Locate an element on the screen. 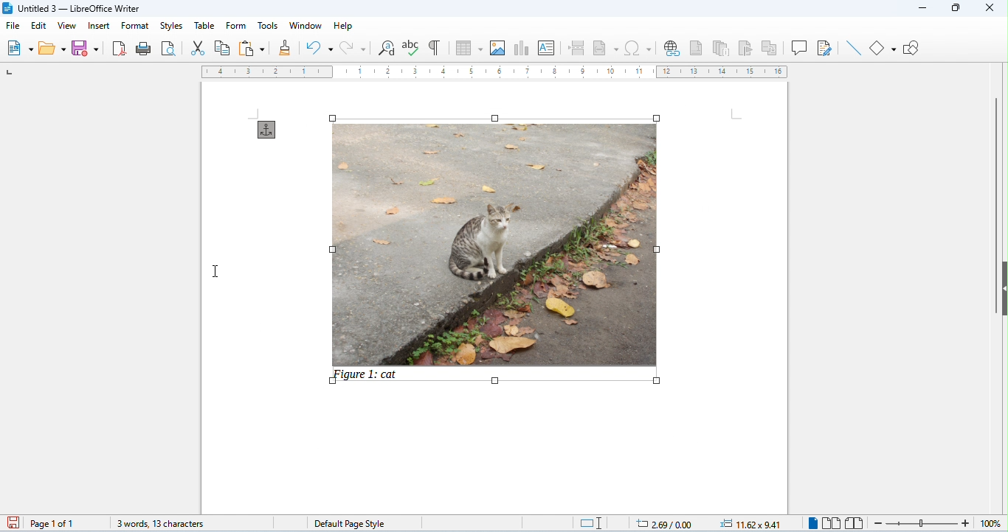  basic shapes is located at coordinates (884, 47).